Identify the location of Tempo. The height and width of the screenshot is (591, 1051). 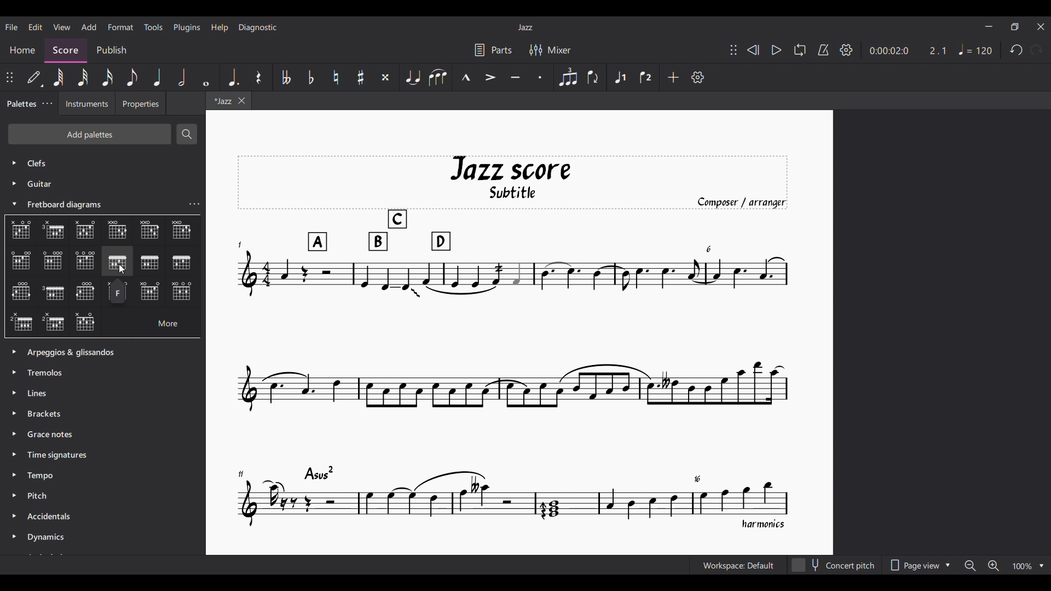
(45, 477).